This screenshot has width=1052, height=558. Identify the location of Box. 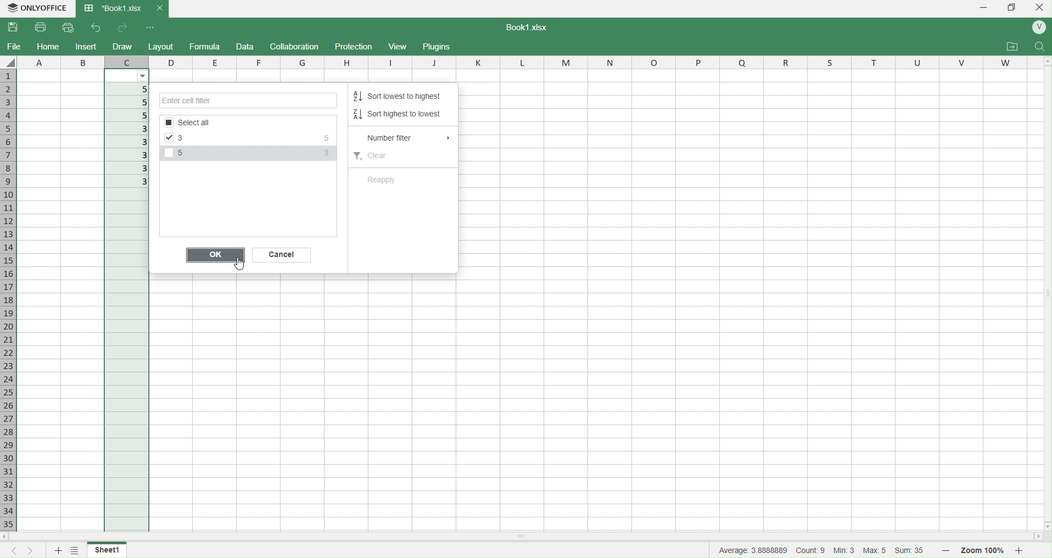
(1013, 7).